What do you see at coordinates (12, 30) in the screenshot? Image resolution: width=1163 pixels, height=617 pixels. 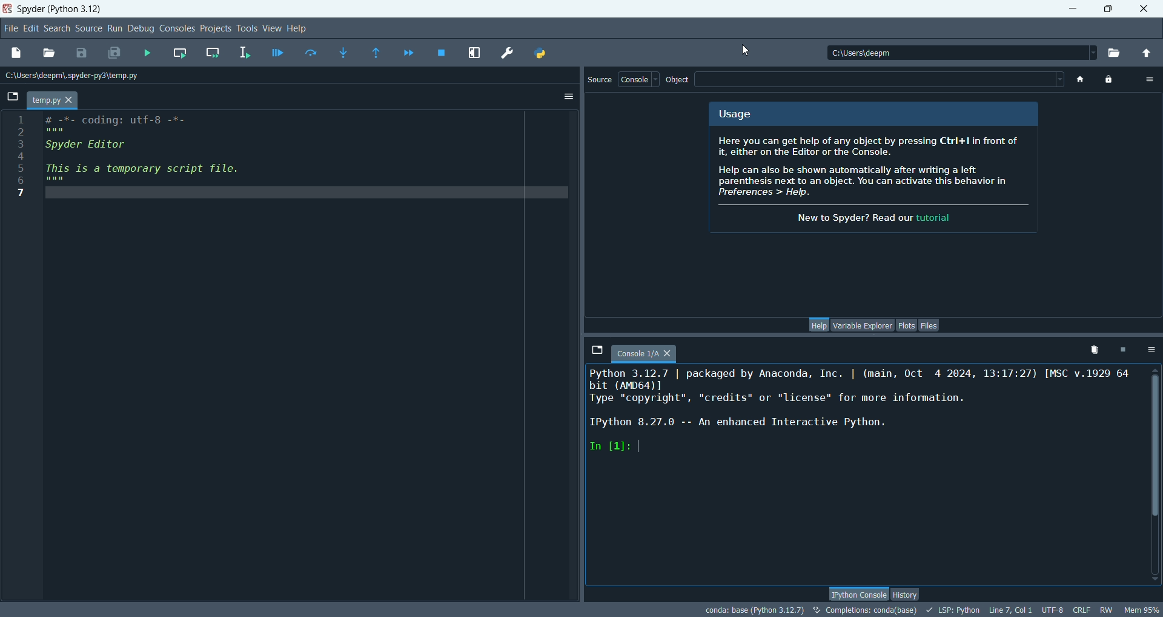 I see `file` at bounding box center [12, 30].